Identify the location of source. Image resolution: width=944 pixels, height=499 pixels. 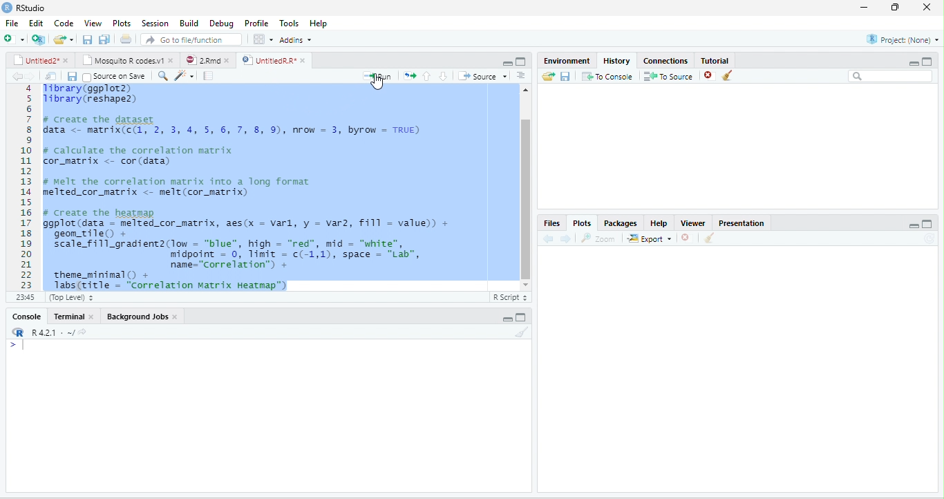
(484, 76).